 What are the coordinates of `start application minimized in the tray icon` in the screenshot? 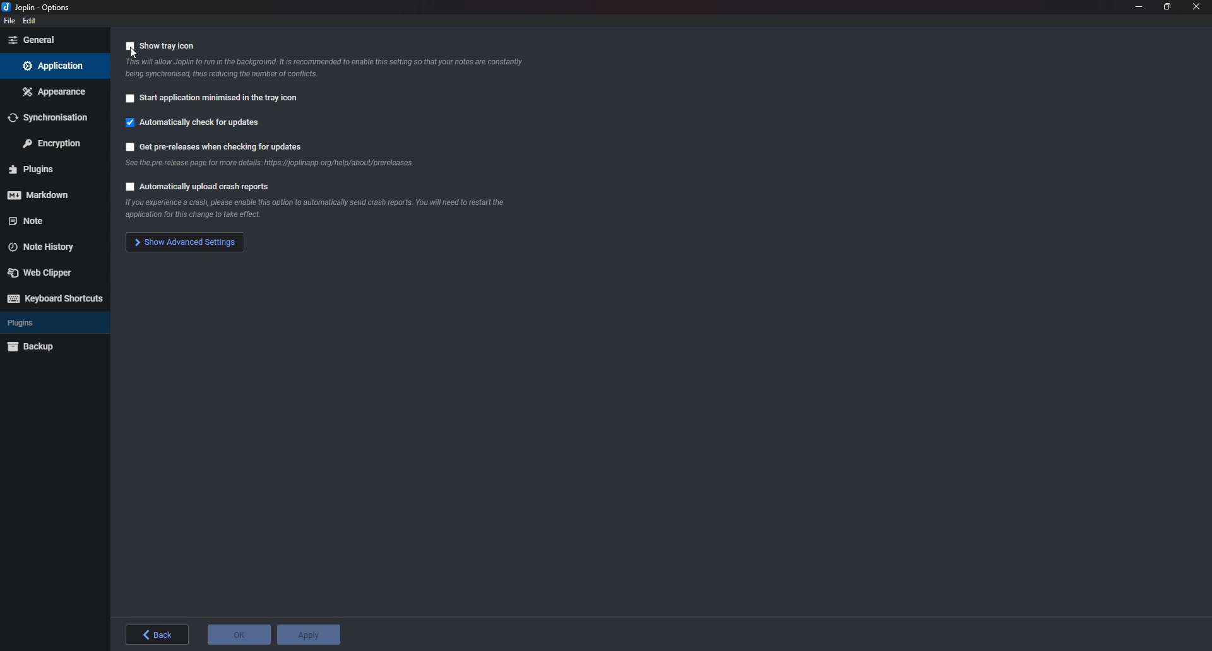 It's located at (215, 100).